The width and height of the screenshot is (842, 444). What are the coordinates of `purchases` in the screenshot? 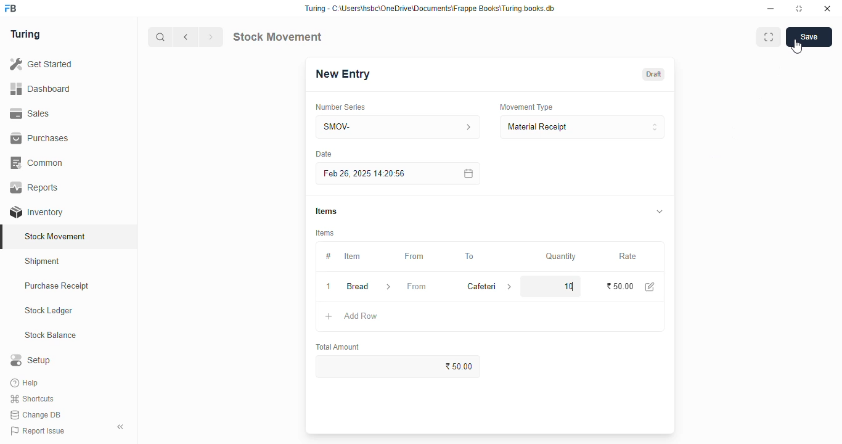 It's located at (39, 138).